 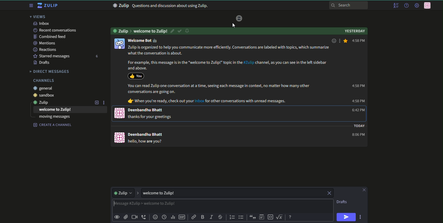 I want to click on quote, so click(x=252, y=217).